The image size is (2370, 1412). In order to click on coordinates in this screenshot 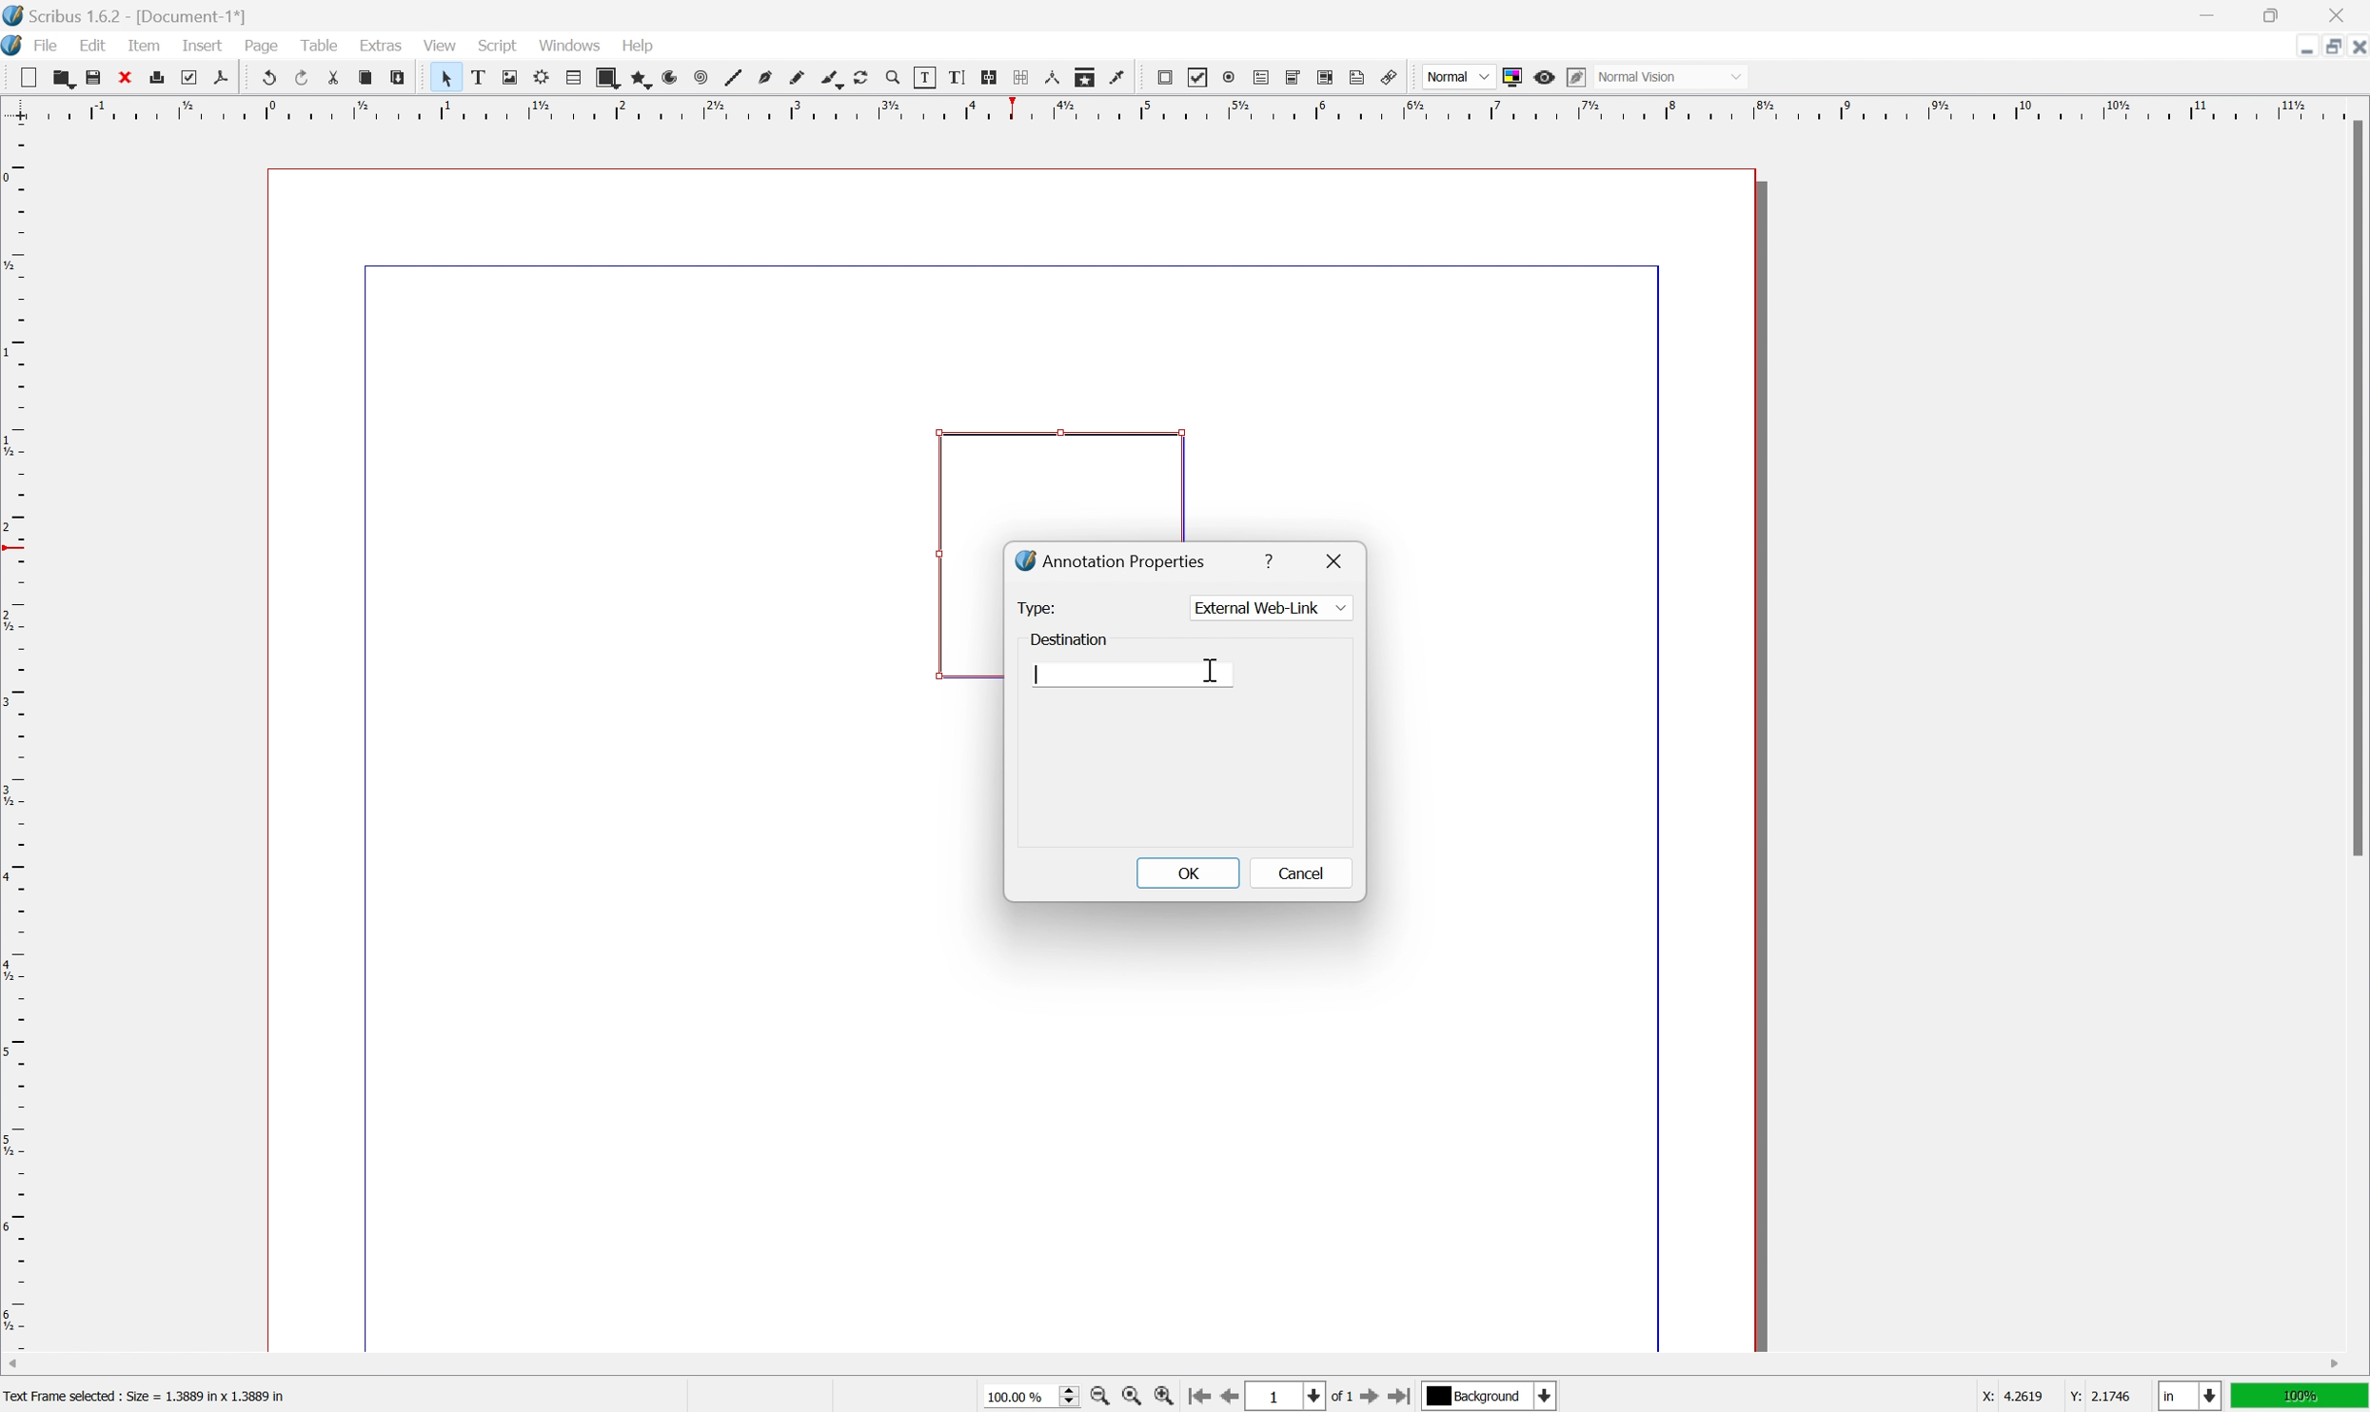, I will do `click(2059, 1397)`.